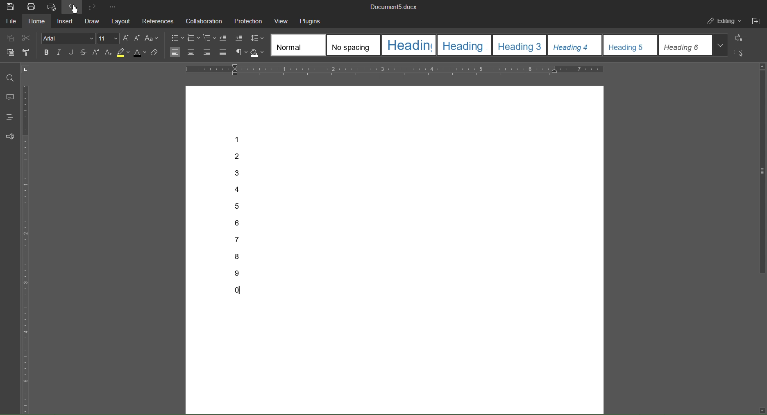 This screenshot has width=767, height=415. I want to click on Plugins, so click(311, 21).